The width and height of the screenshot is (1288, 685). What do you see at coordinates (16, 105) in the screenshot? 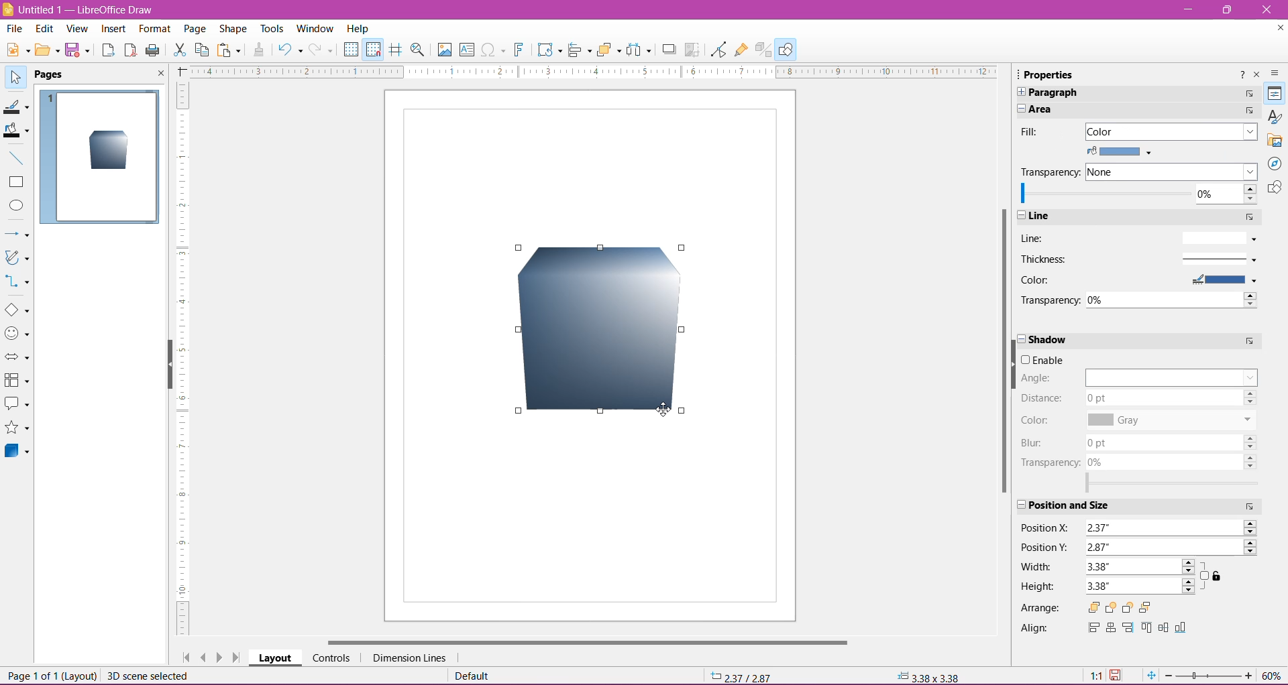
I see `Line Color` at bounding box center [16, 105].